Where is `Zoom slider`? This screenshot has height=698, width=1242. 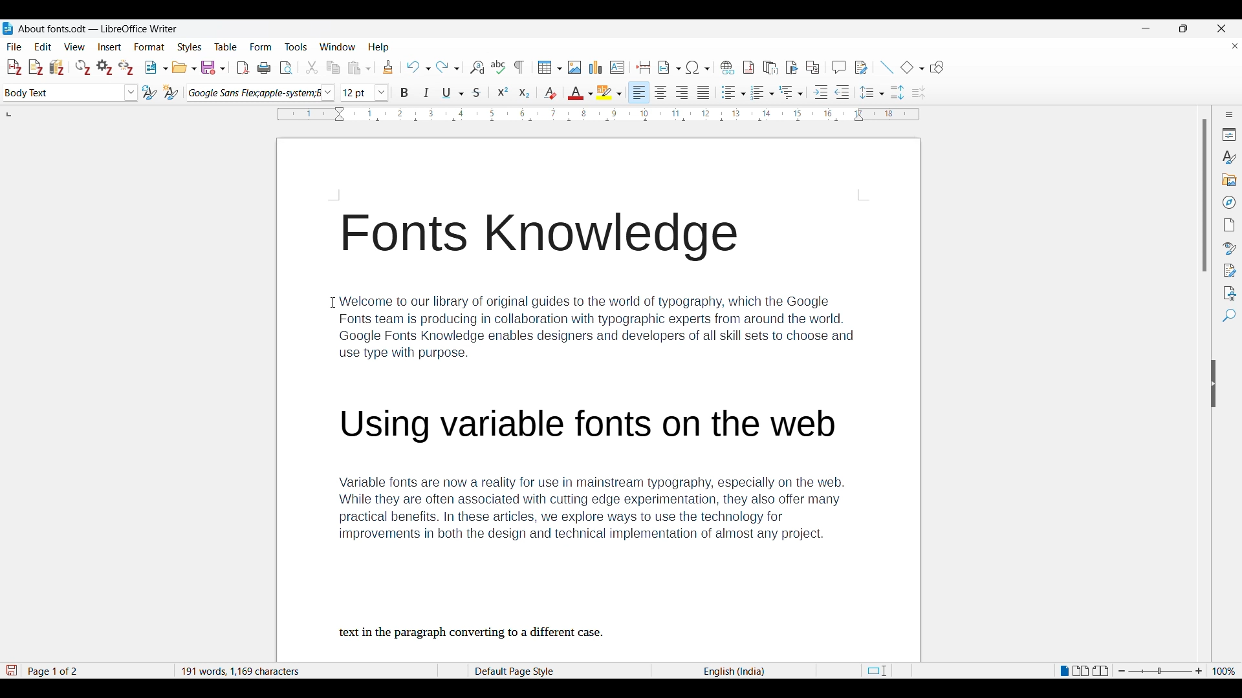
Zoom slider is located at coordinates (1160, 671).